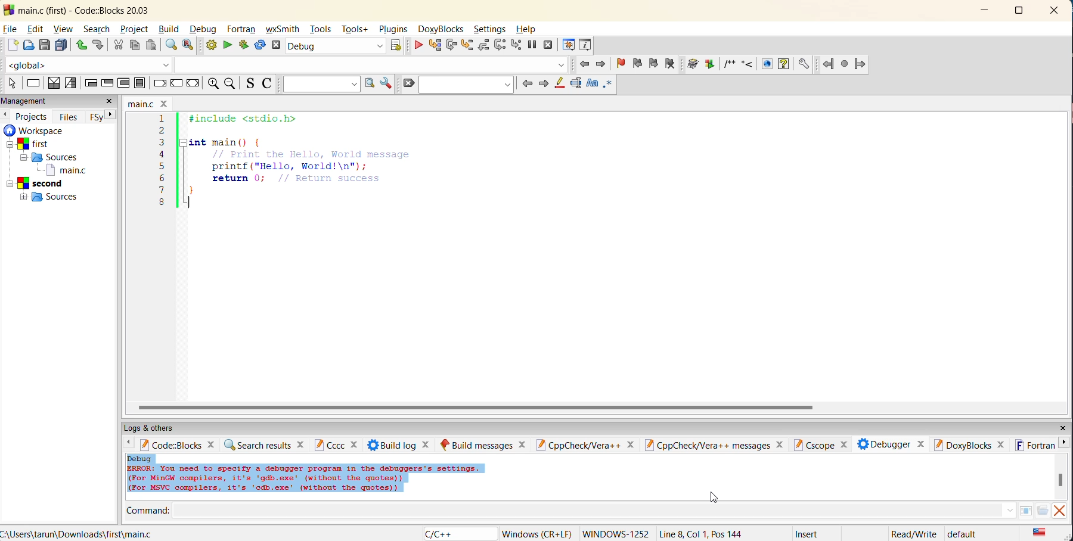  I want to click on run, so click(228, 46).